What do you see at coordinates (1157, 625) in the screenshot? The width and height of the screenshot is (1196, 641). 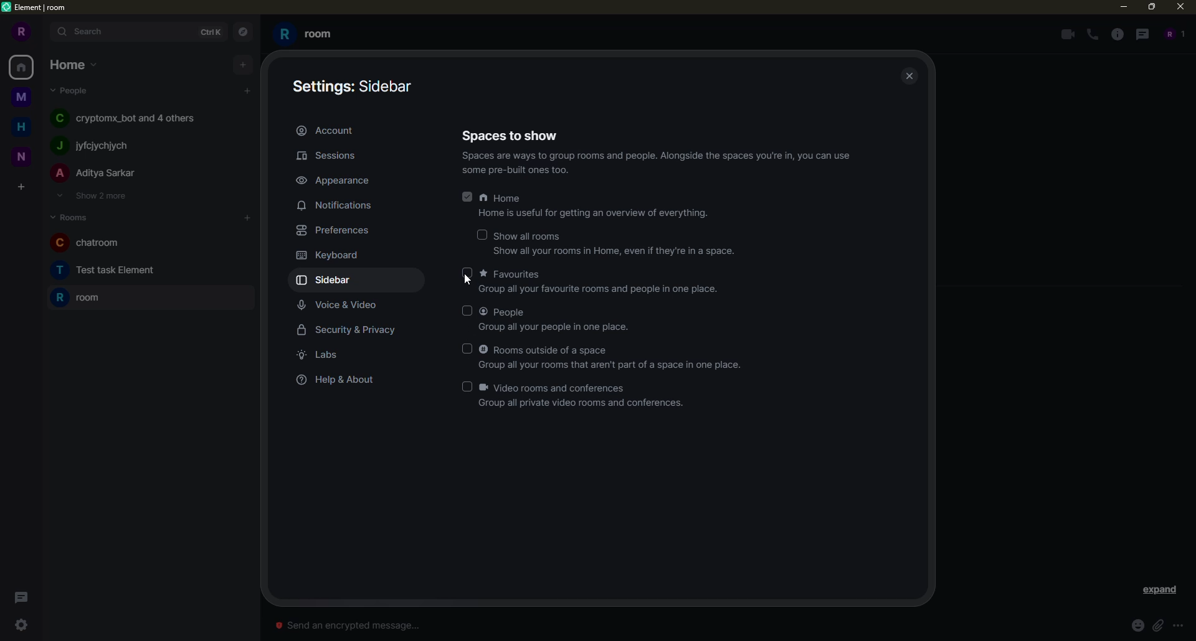 I see `attach` at bounding box center [1157, 625].